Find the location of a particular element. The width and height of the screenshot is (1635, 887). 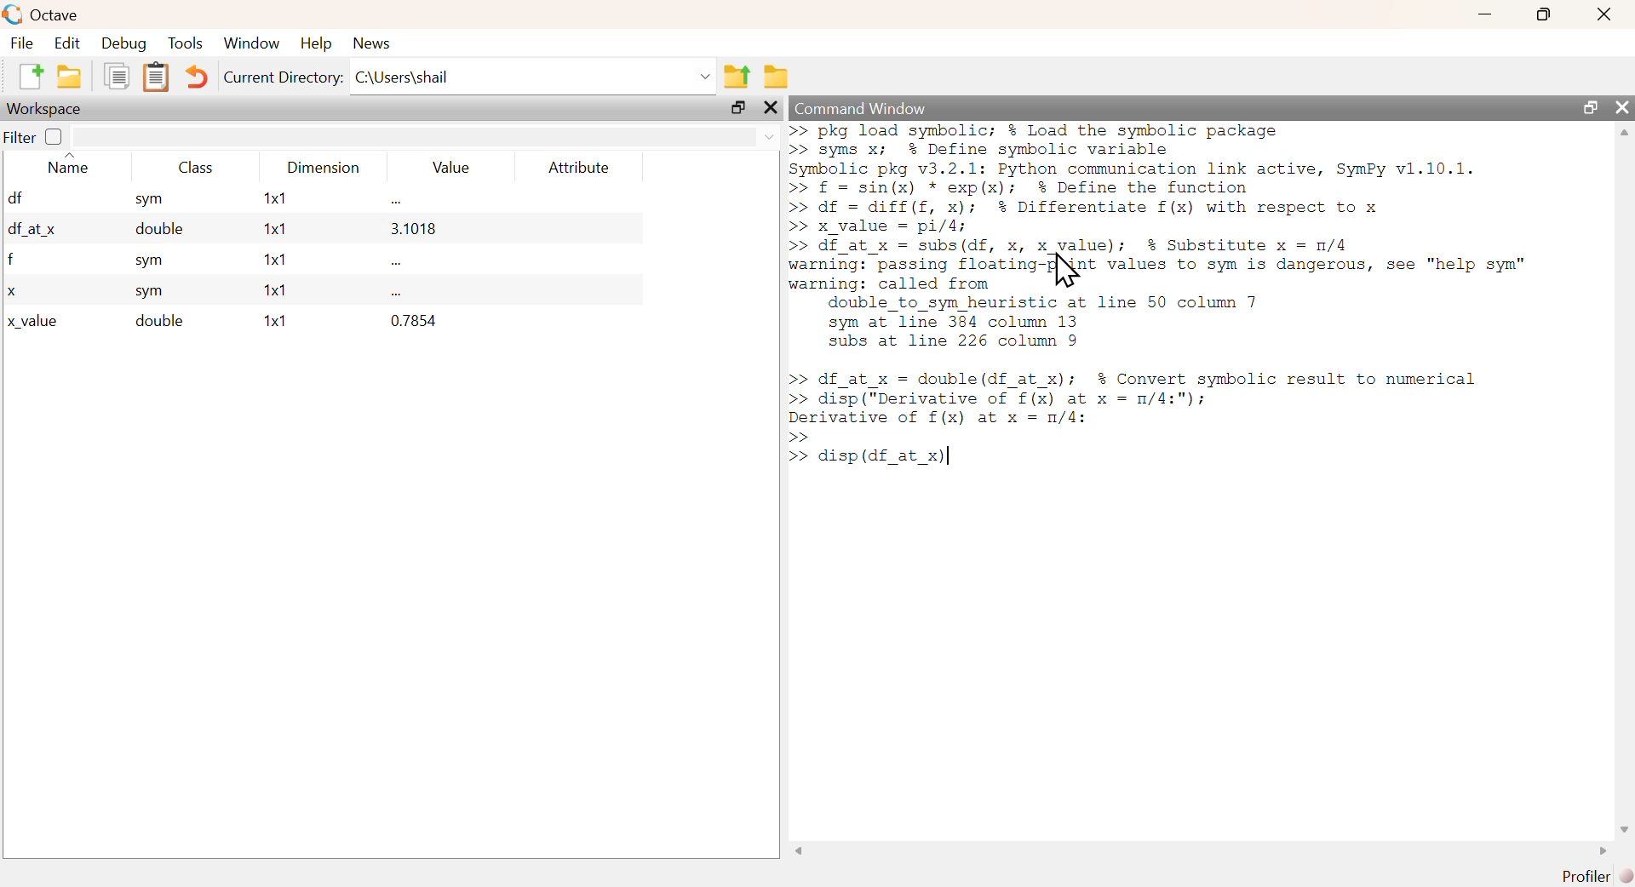

Attribute is located at coordinates (580, 167).